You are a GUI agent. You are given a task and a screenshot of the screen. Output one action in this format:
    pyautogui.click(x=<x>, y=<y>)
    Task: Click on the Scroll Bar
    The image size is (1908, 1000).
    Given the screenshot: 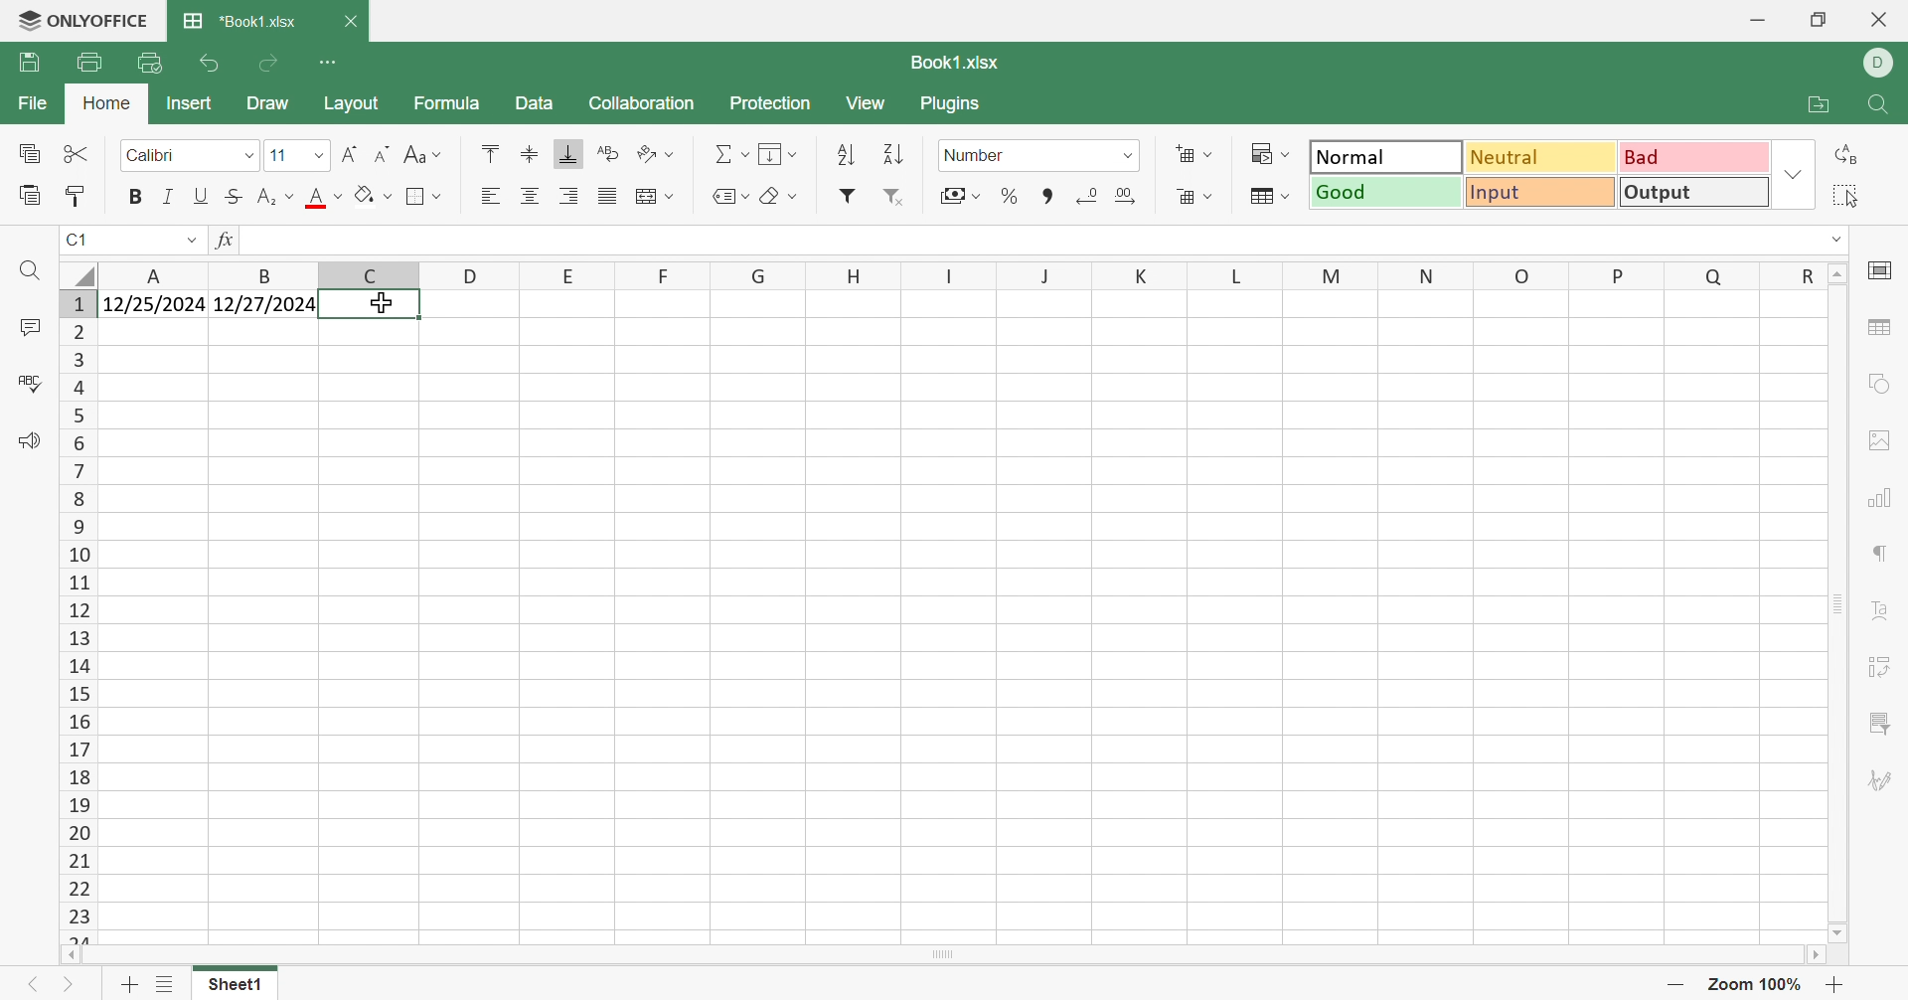 What is the action you would take?
    pyautogui.click(x=1837, y=606)
    